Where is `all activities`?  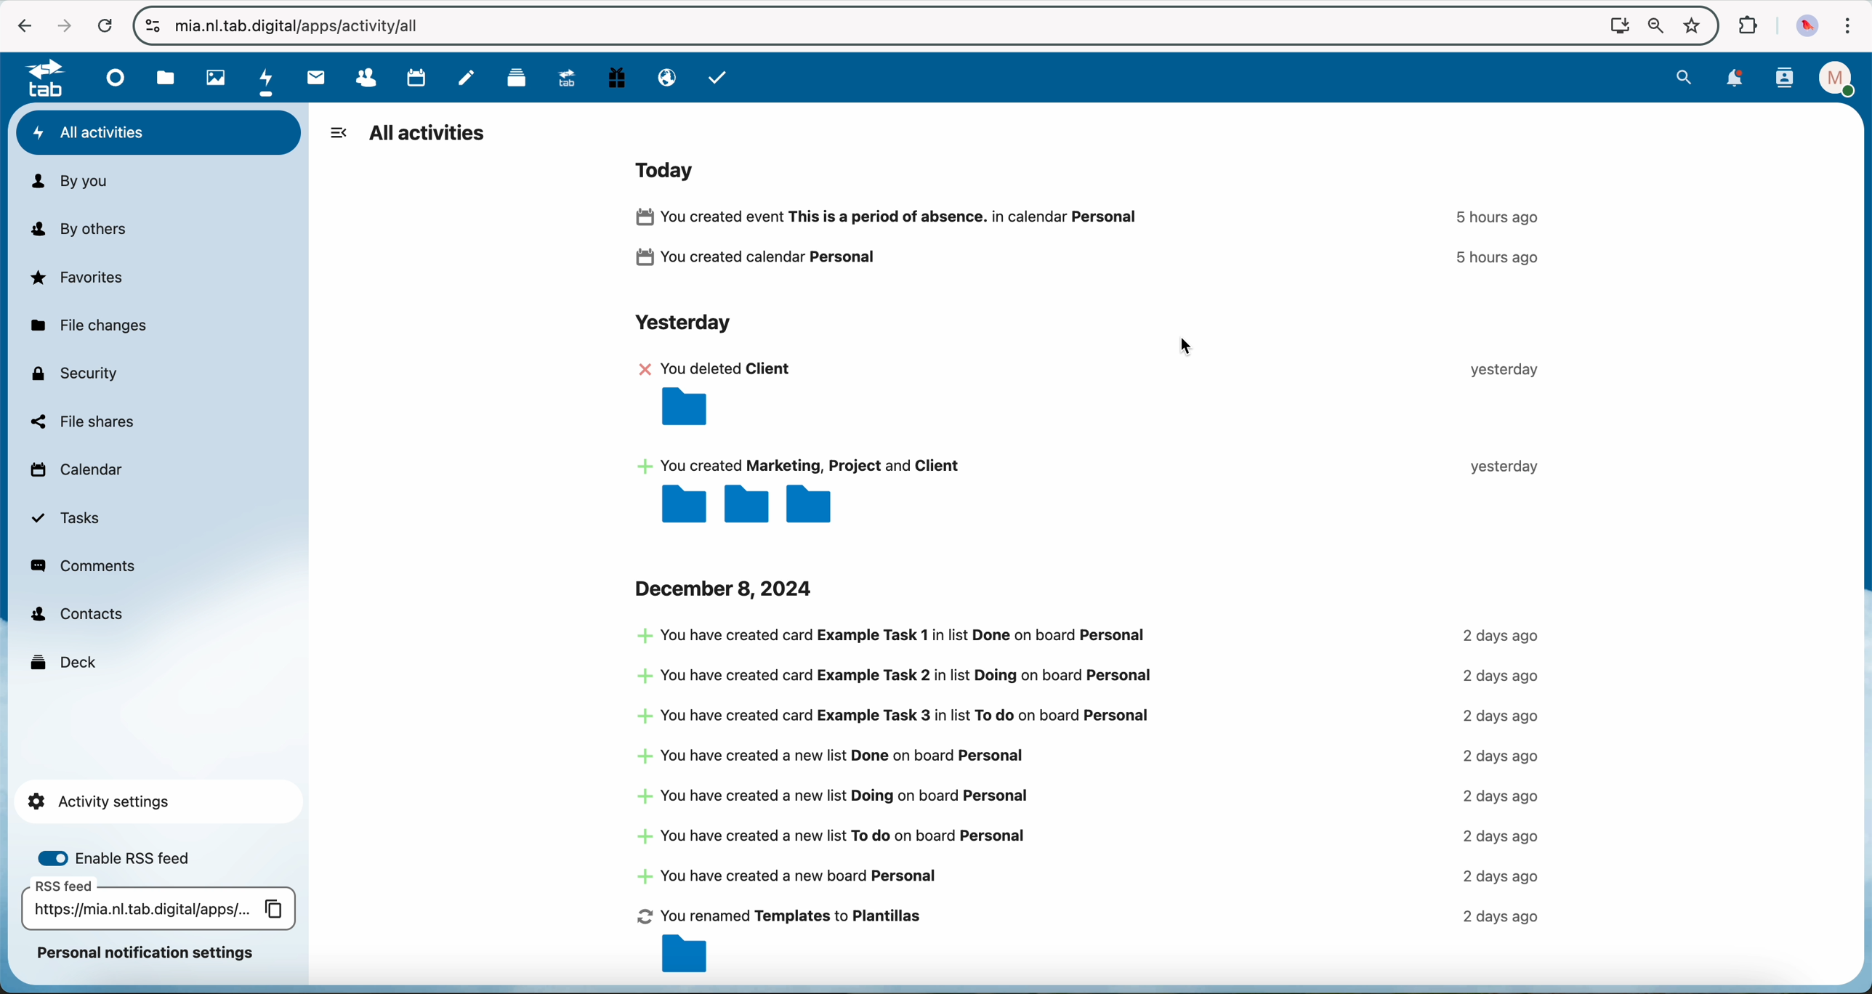 all activities is located at coordinates (159, 133).